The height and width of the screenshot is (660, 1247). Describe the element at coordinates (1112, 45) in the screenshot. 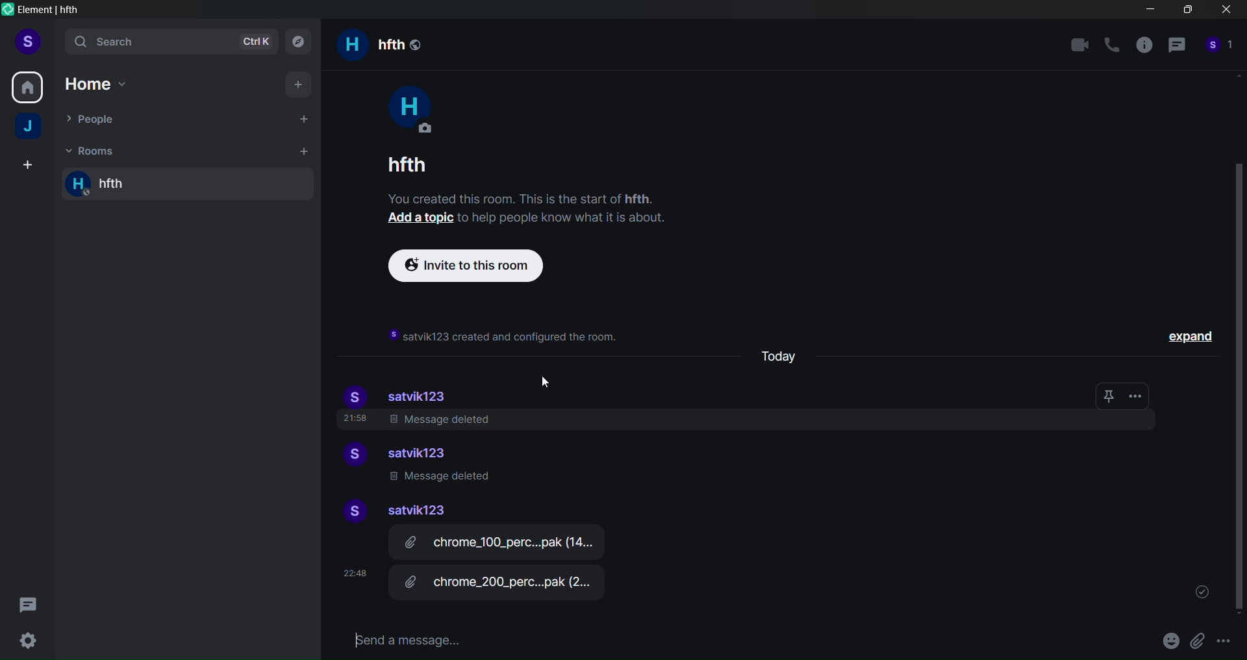

I see `call` at that location.